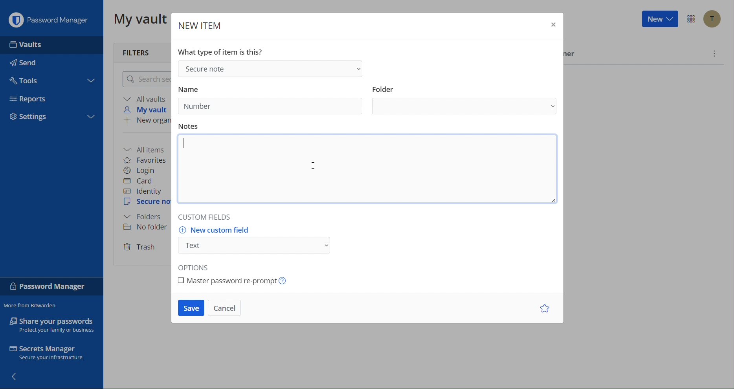 The height and width of the screenshot is (389, 734). What do you see at coordinates (272, 68) in the screenshot?
I see `Secure Note` at bounding box center [272, 68].